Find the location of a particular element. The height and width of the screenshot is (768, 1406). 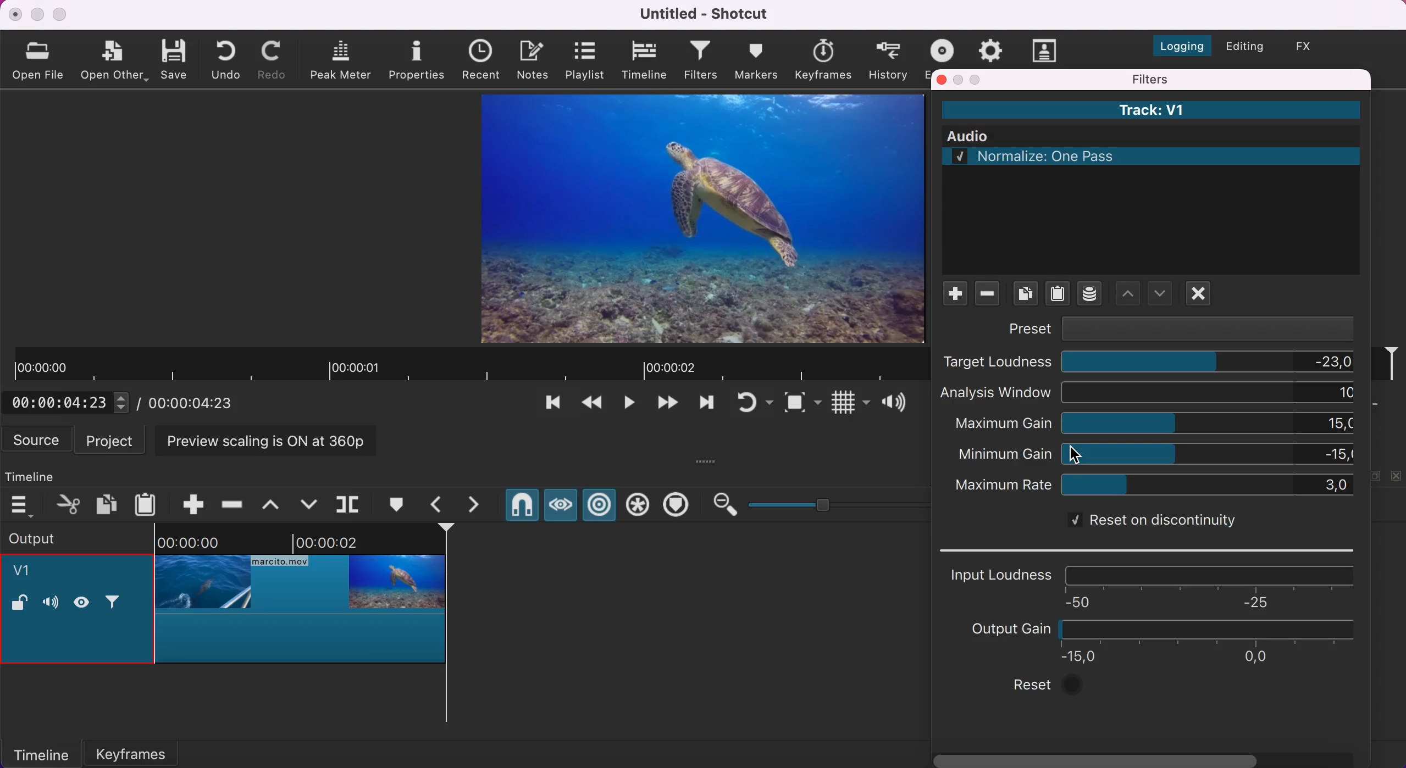

total duration is located at coordinates (197, 403).